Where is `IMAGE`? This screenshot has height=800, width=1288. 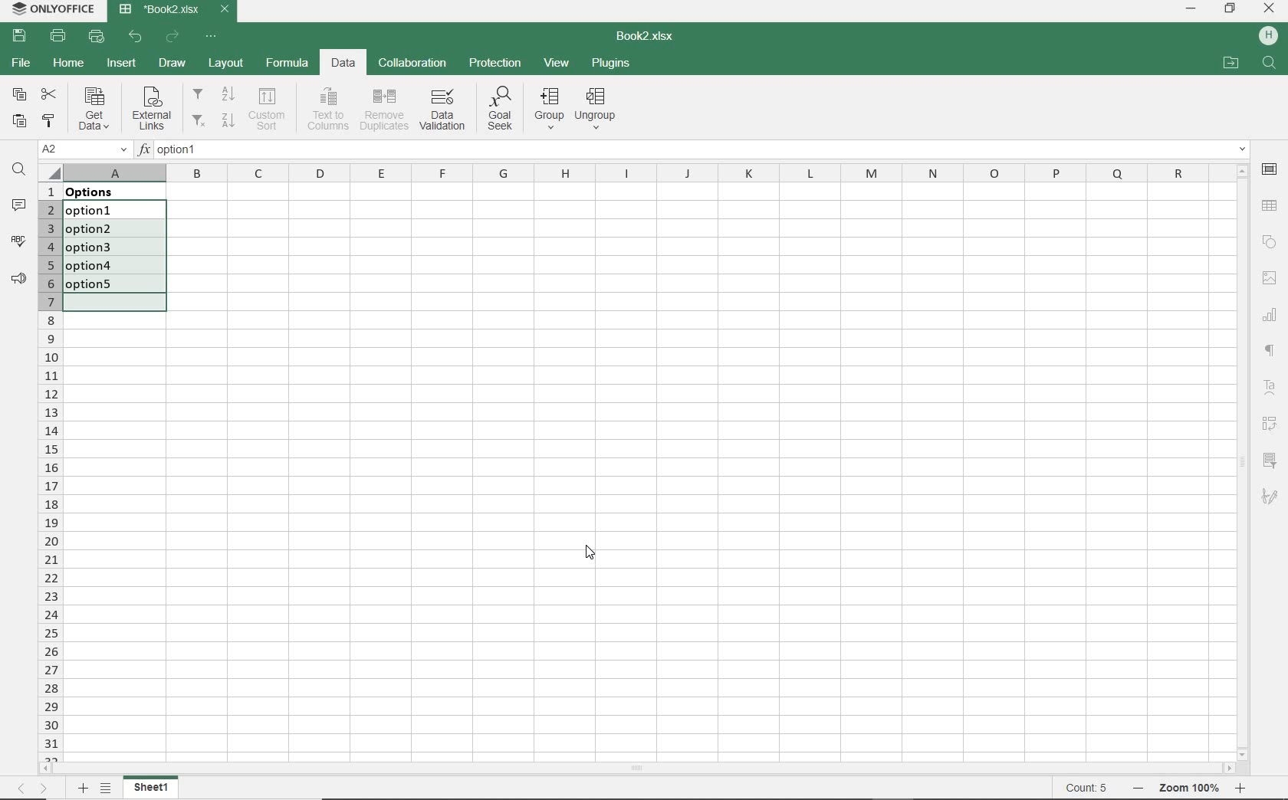 IMAGE is located at coordinates (1271, 278).